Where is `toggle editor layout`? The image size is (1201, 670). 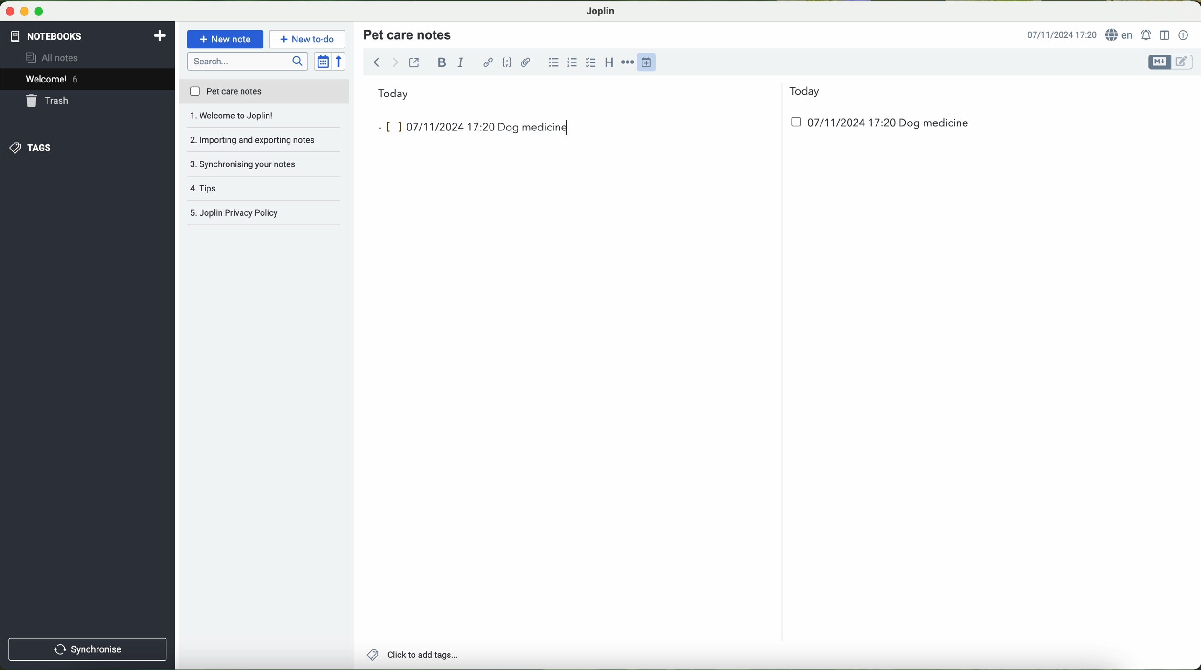
toggle editor layout is located at coordinates (1165, 34).